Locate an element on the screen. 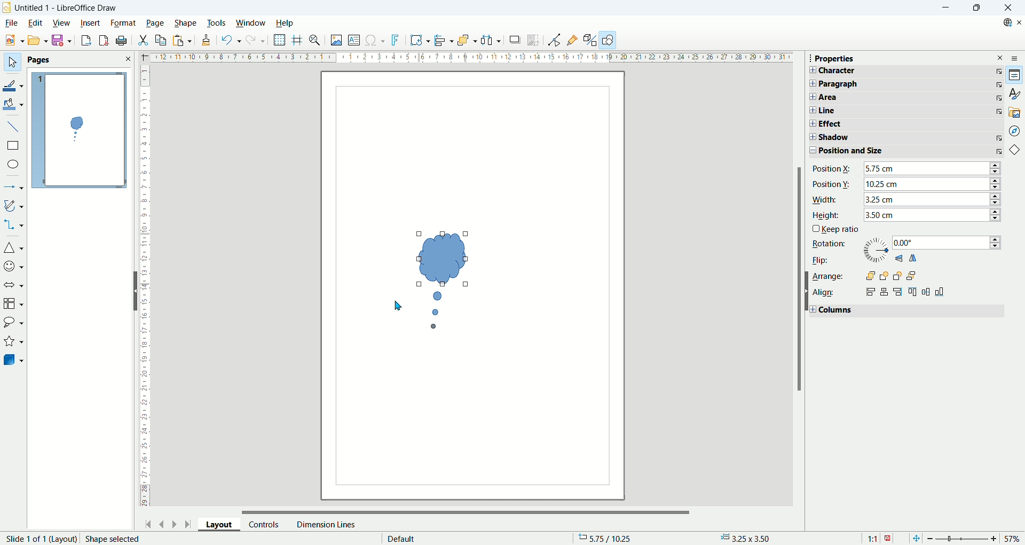 Image resolution: width=1025 pixels, height=545 pixels. Navigator is located at coordinates (1014, 130).